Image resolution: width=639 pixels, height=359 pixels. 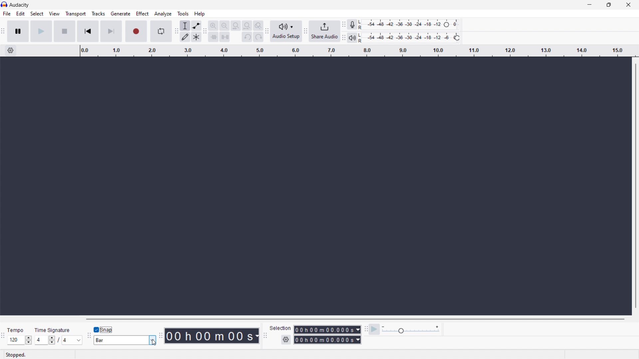 I want to click on recording meter, so click(x=352, y=24).